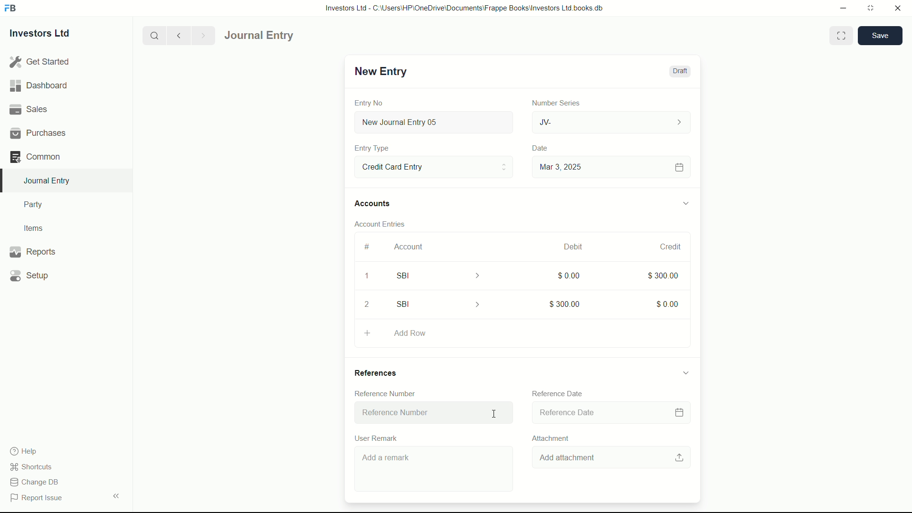  I want to click on Reference Number, so click(391, 393).